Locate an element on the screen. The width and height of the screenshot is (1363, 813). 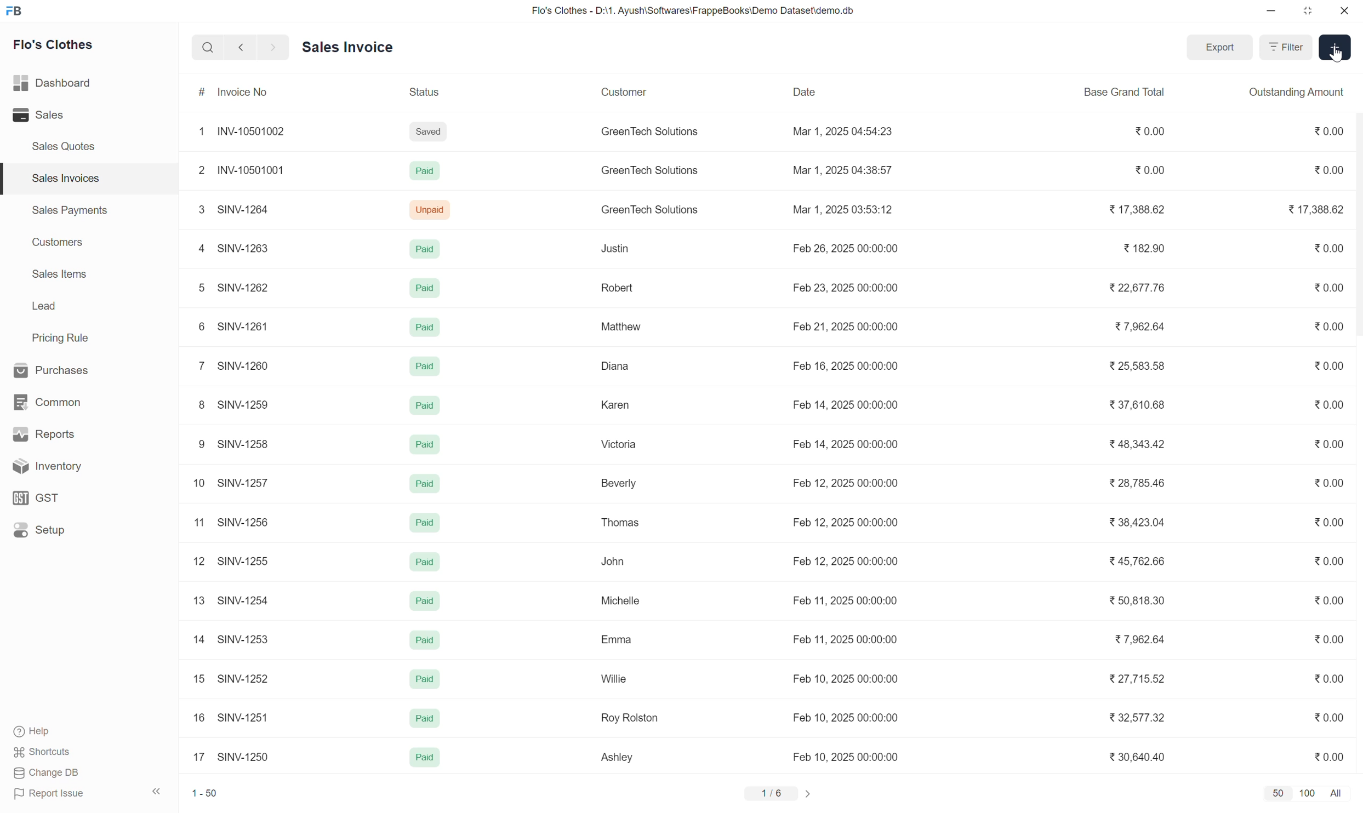
Change DB is located at coordinates (48, 775).